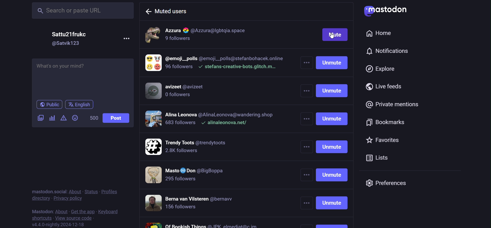 The width and height of the screenshot is (491, 228). What do you see at coordinates (387, 11) in the screenshot?
I see `logo` at bounding box center [387, 11].